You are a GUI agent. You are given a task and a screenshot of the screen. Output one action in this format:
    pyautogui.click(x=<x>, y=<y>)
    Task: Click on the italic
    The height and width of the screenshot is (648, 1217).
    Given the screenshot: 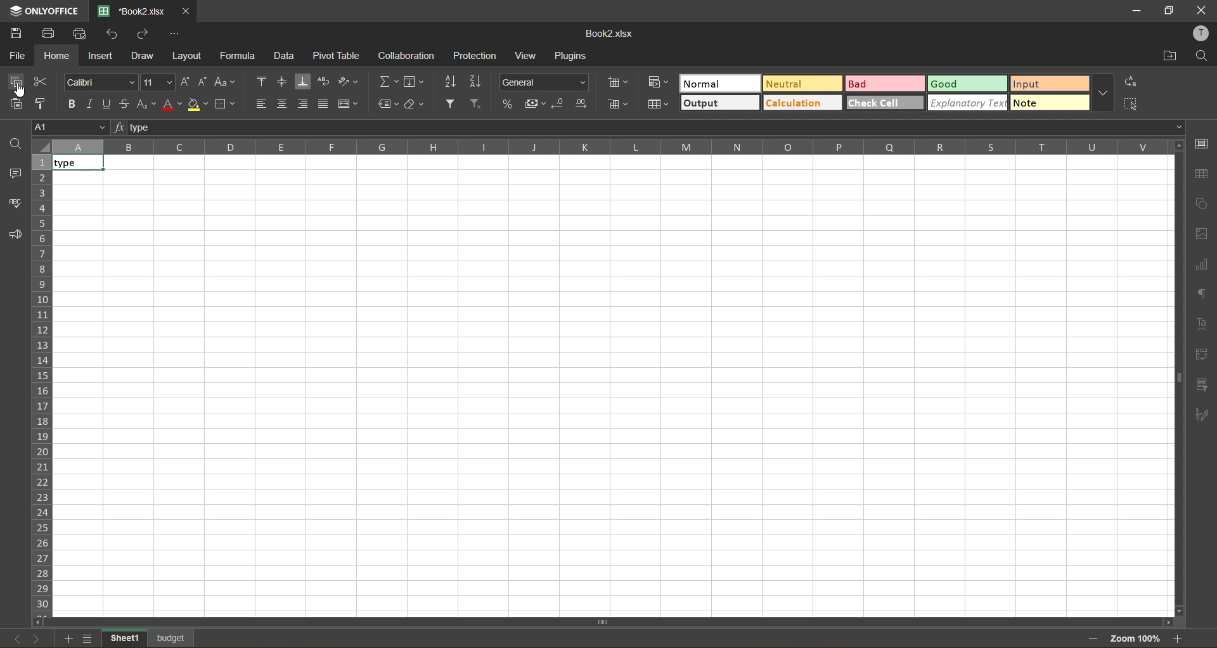 What is the action you would take?
    pyautogui.click(x=89, y=104)
    